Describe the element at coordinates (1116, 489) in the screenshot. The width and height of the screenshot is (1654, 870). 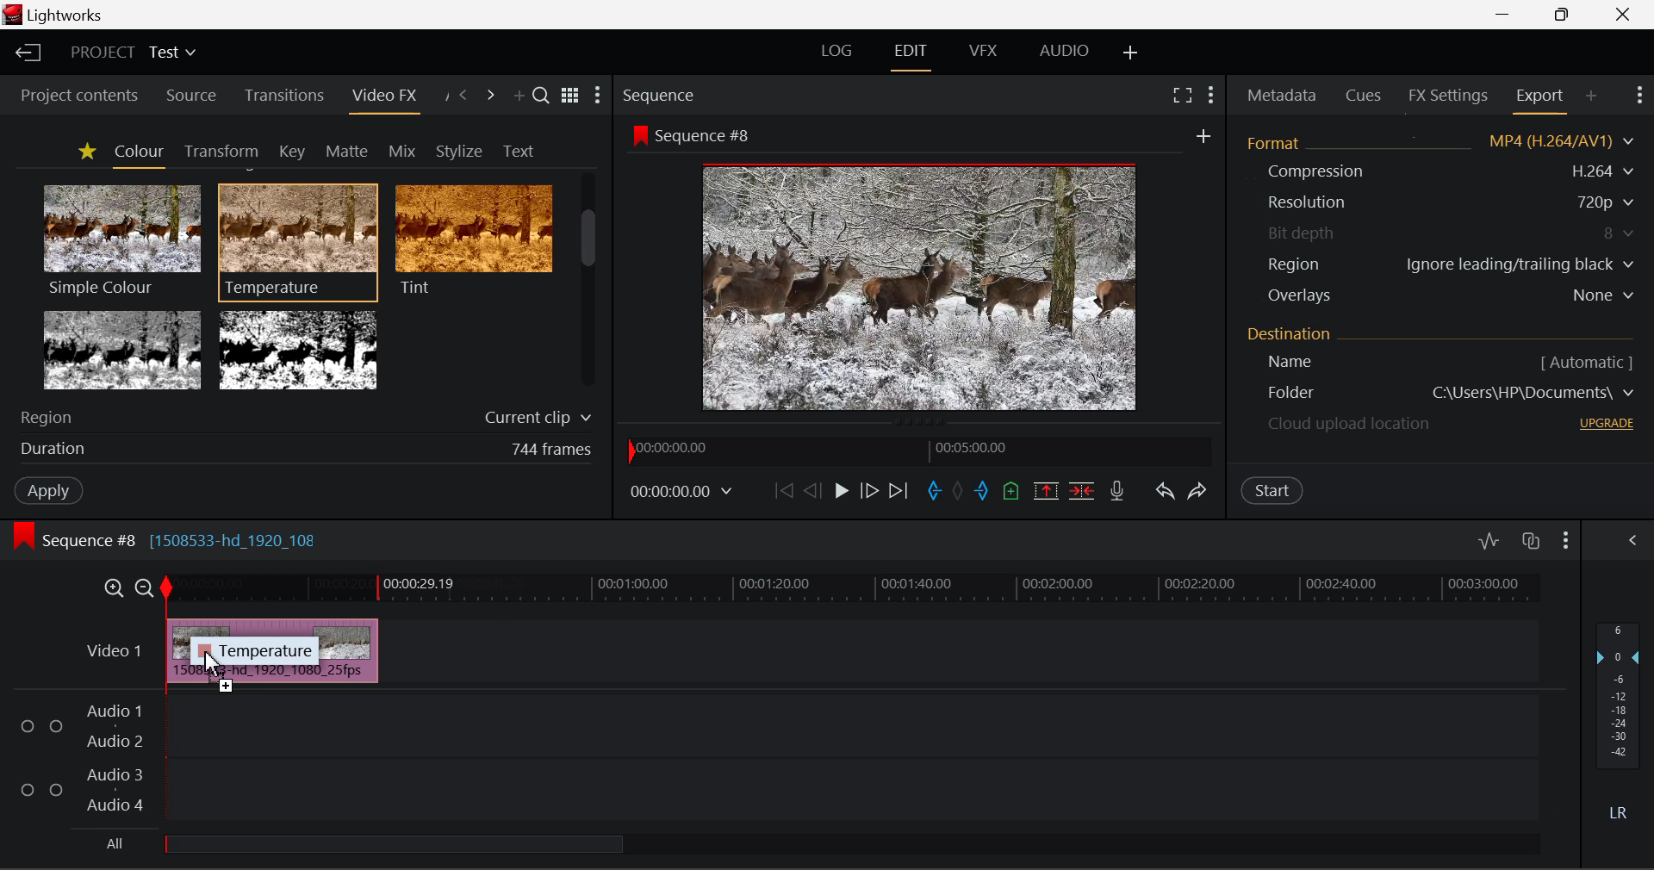
I see `Record Voiceover` at that location.